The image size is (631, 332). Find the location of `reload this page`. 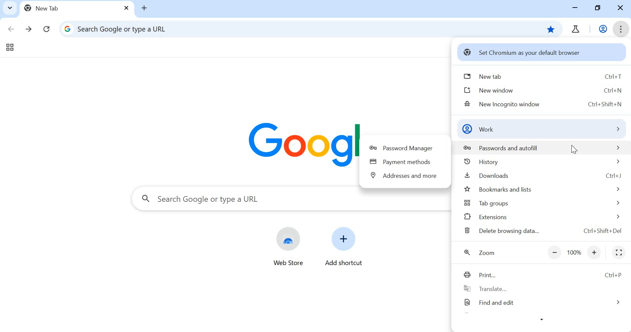

reload this page is located at coordinates (46, 28).